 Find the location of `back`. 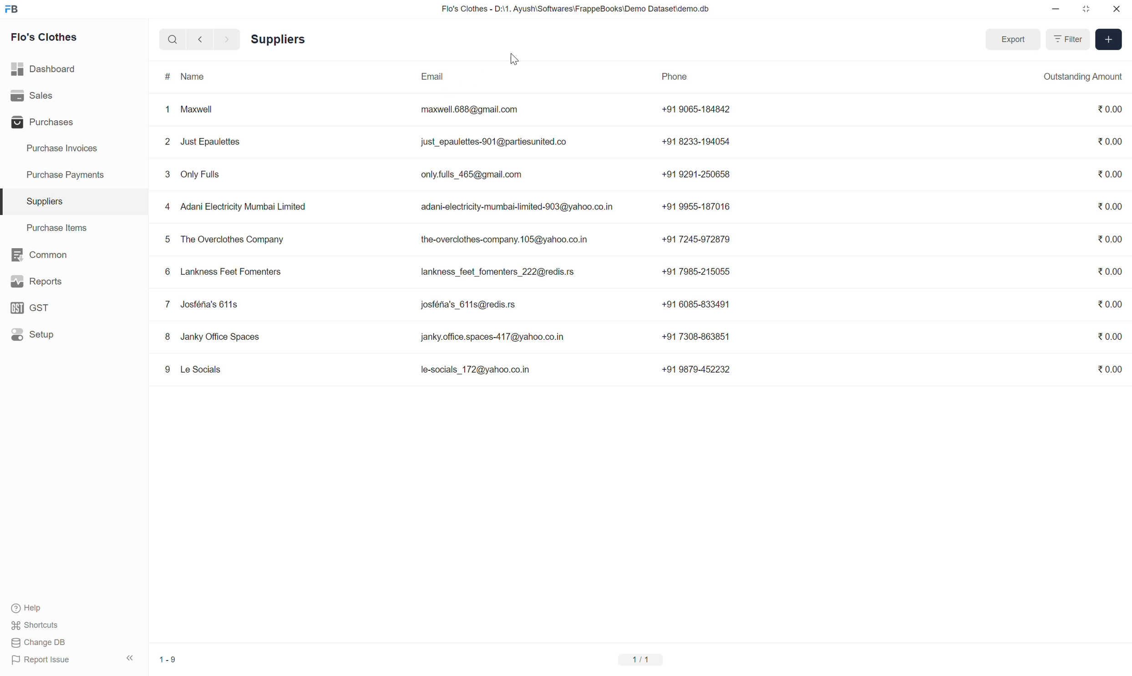

back is located at coordinates (200, 39).